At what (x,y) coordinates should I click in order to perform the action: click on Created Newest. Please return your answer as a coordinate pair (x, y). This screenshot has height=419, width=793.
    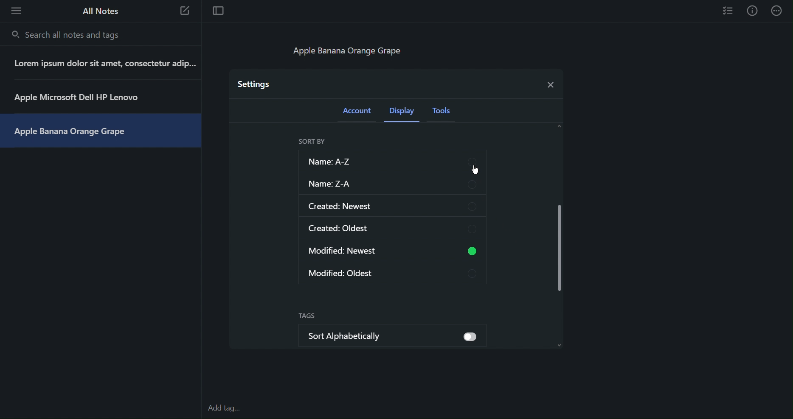
    Looking at the image, I should click on (392, 205).